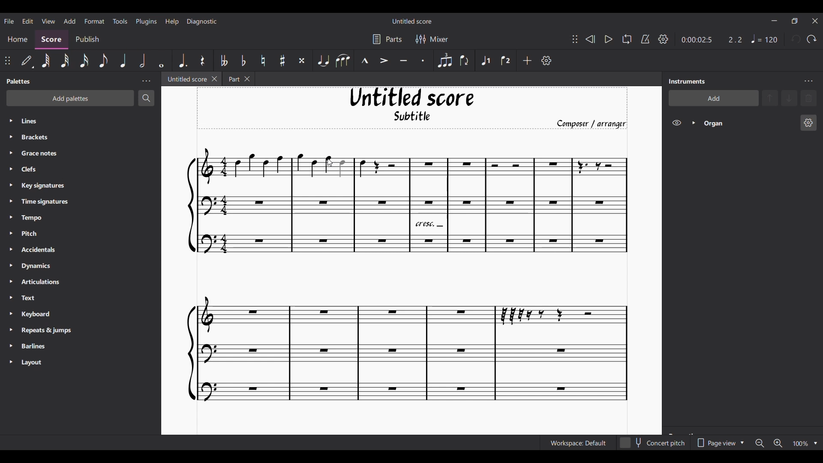 The height and width of the screenshot is (463, 823). What do you see at coordinates (485, 60) in the screenshot?
I see `Voice 1` at bounding box center [485, 60].